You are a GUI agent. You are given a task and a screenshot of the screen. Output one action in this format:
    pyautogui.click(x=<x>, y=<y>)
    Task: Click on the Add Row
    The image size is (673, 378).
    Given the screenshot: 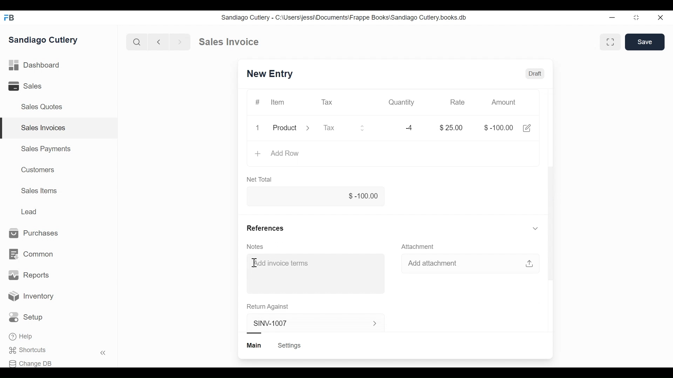 What is the action you would take?
    pyautogui.click(x=278, y=154)
    